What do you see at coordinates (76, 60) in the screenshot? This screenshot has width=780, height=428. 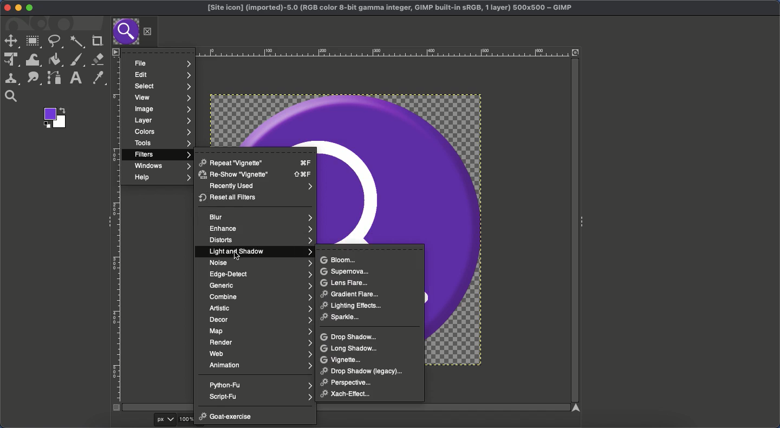 I see `Paint` at bounding box center [76, 60].